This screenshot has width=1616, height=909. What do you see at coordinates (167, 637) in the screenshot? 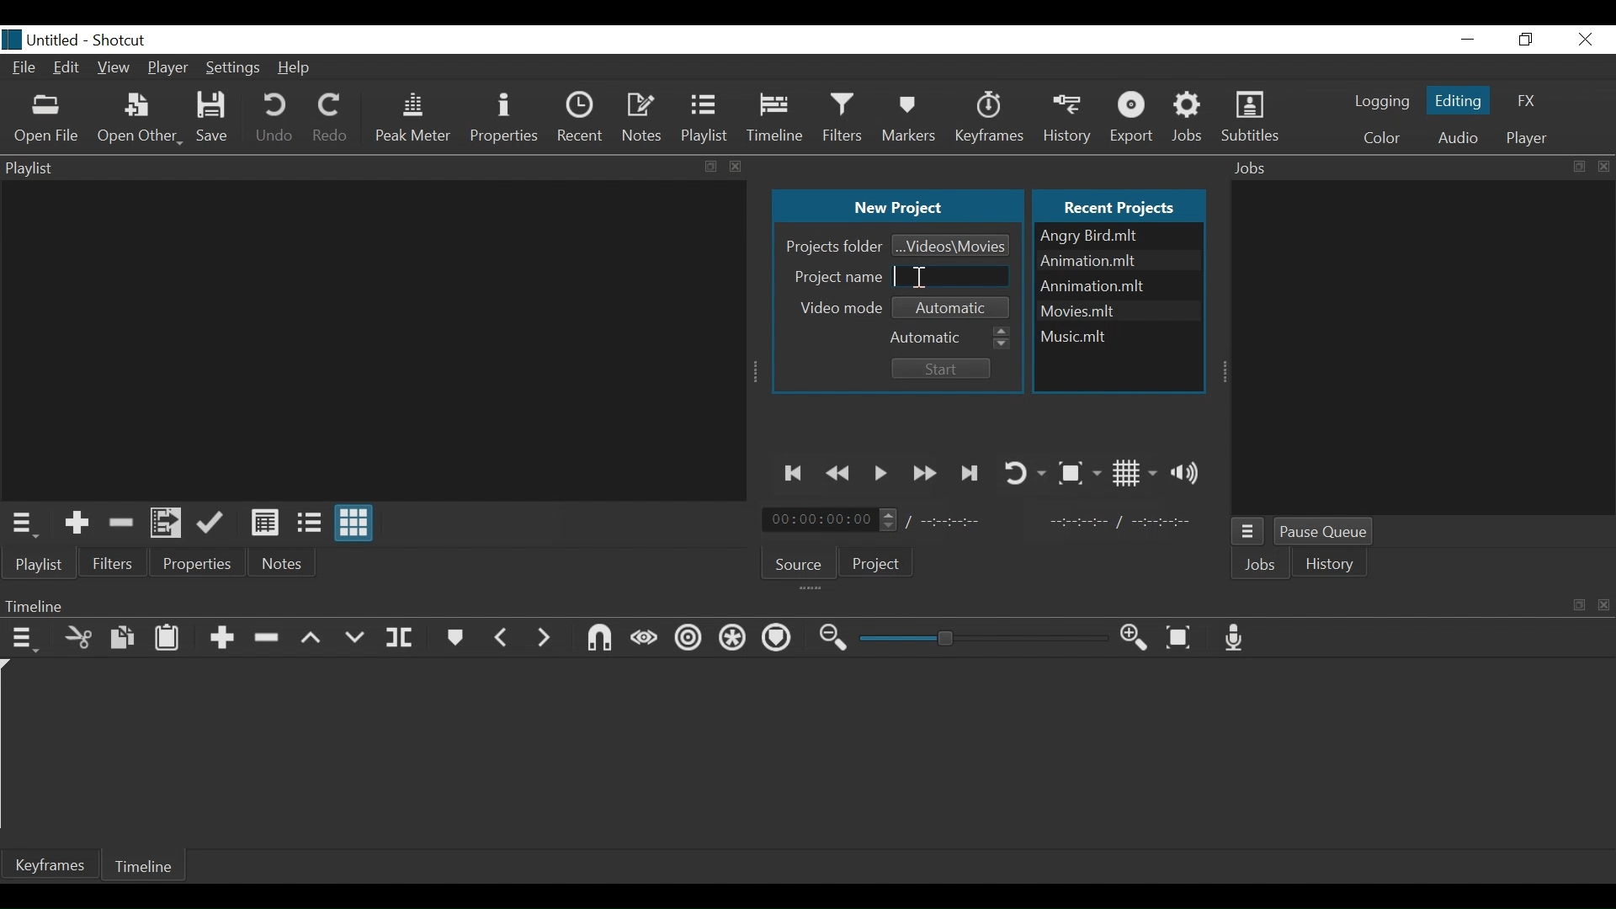
I see `Paste` at bounding box center [167, 637].